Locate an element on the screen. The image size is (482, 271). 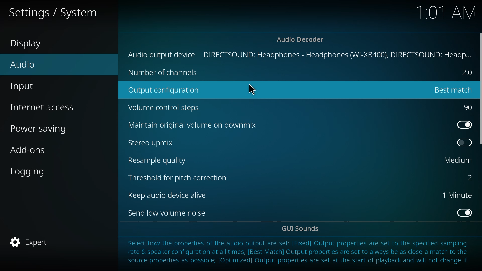
logging is located at coordinates (31, 171).